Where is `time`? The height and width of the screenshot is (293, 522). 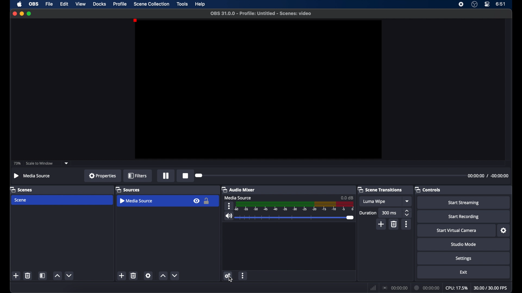
time is located at coordinates (501, 4).